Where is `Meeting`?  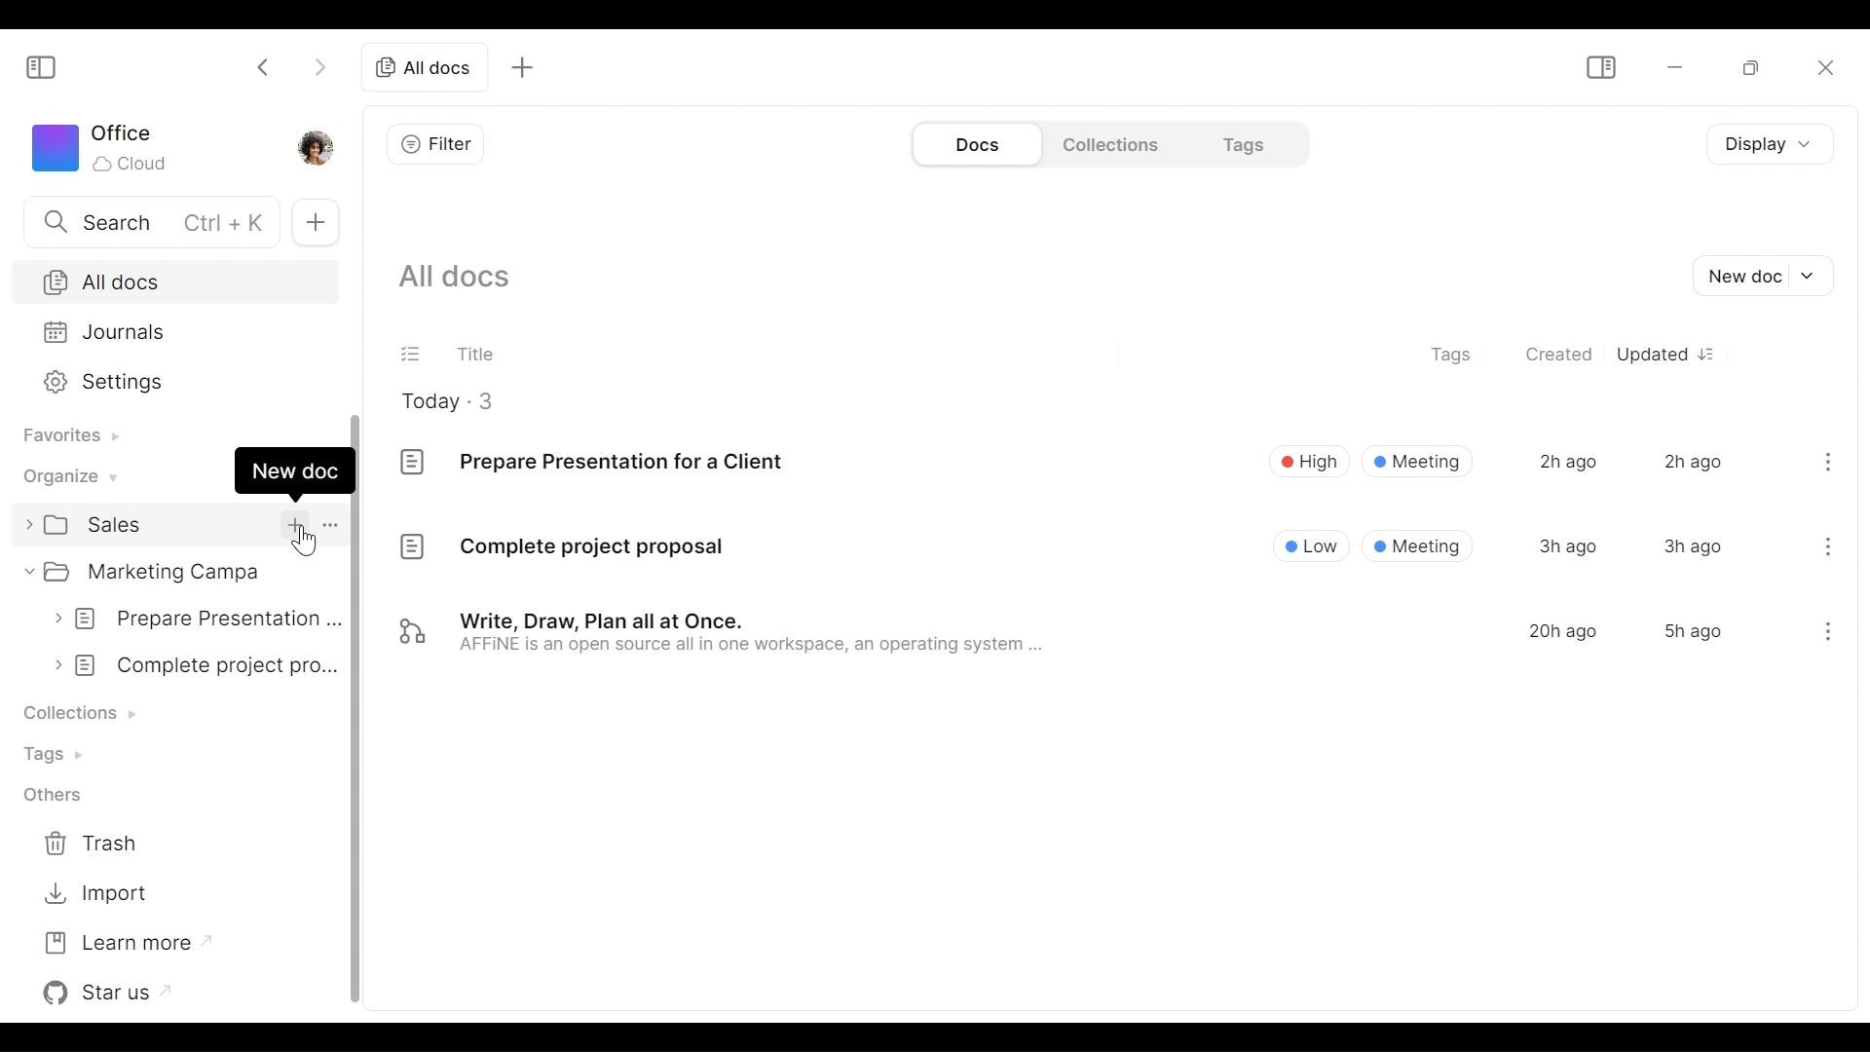 Meeting is located at coordinates (1418, 461).